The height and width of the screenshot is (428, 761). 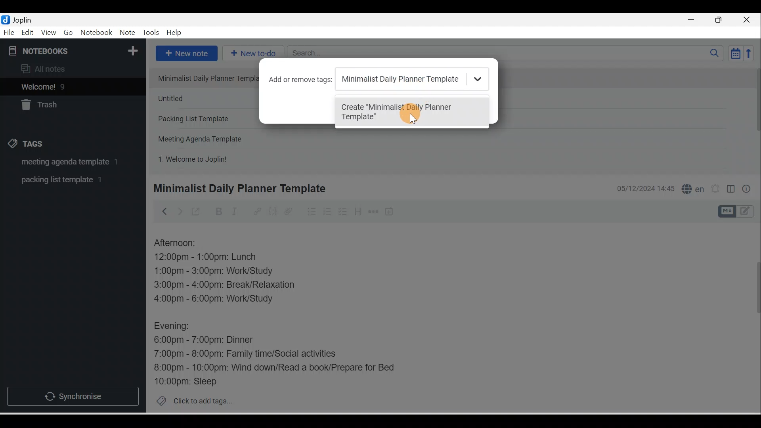 What do you see at coordinates (735, 53) in the screenshot?
I see `Toggle sort order` at bounding box center [735, 53].